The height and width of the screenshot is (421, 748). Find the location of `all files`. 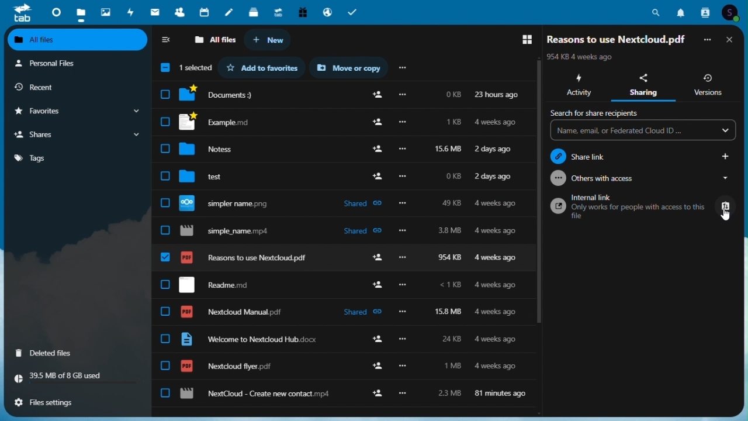

all files is located at coordinates (216, 40).